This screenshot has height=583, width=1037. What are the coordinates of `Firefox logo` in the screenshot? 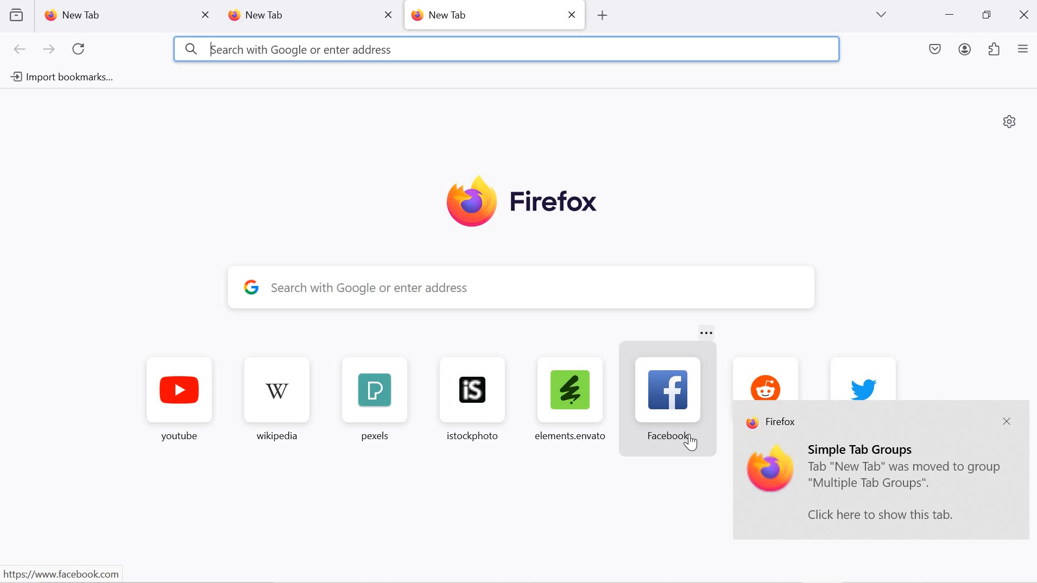 It's located at (522, 203).